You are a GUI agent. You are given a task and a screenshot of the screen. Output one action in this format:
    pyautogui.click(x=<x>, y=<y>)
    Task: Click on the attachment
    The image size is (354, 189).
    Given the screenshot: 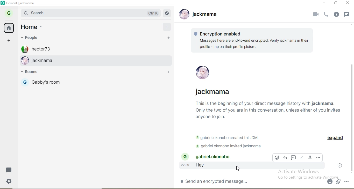 What is the action you would take?
    pyautogui.click(x=338, y=181)
    